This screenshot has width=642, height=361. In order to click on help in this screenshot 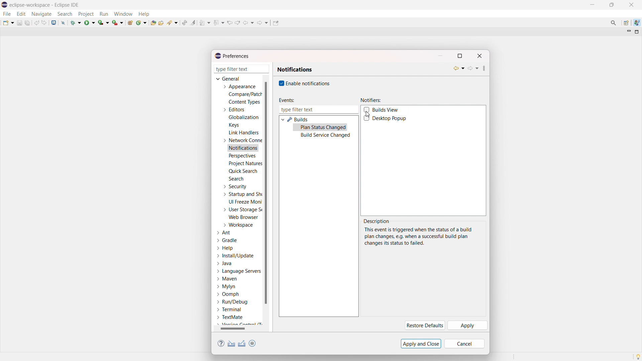, I will do `click(225, 248)`.